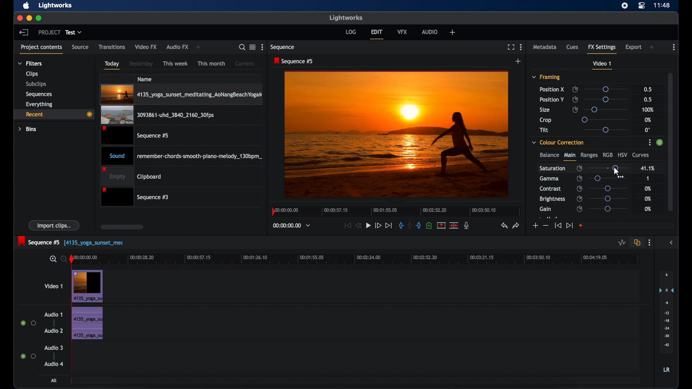  Describe the element at coordinates (396, 134) in the screenshot. I see `video preview` at that location.